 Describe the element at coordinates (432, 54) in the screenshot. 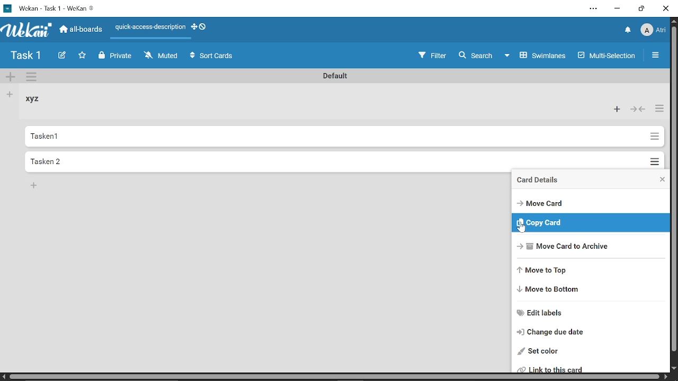

I see `Filter` at that location.